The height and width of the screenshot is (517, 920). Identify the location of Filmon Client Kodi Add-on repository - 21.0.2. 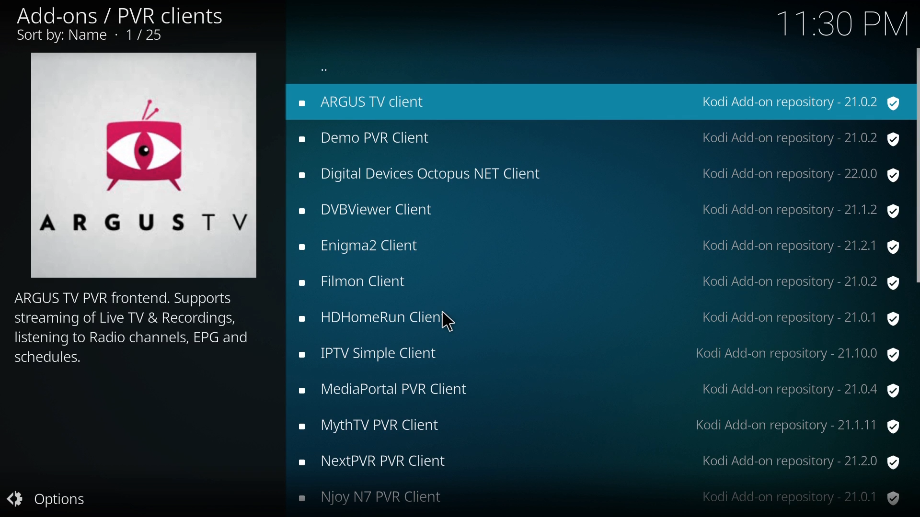
(596, 282).